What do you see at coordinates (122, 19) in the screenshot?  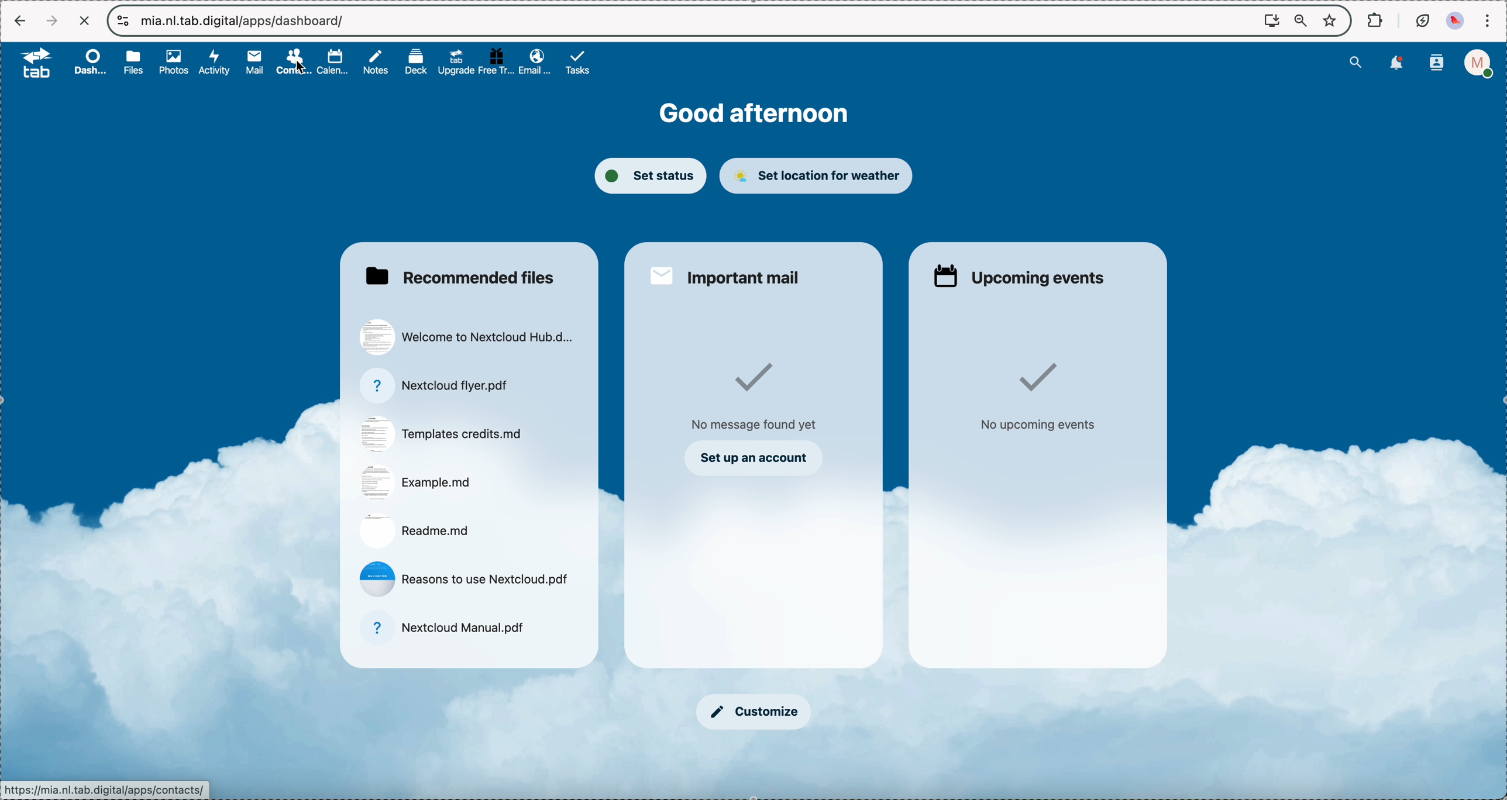 I see `controls` at bounding box center [122, 19].